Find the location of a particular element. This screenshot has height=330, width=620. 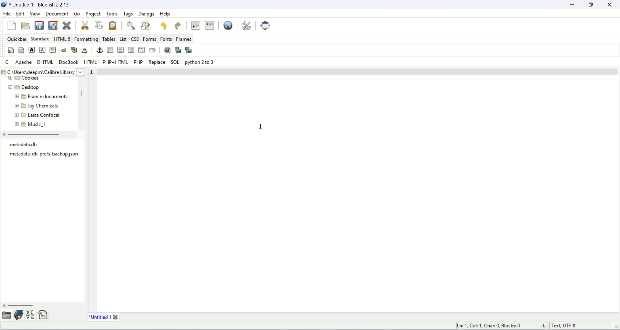

horizontal rule is located at coordinates (109, 50).